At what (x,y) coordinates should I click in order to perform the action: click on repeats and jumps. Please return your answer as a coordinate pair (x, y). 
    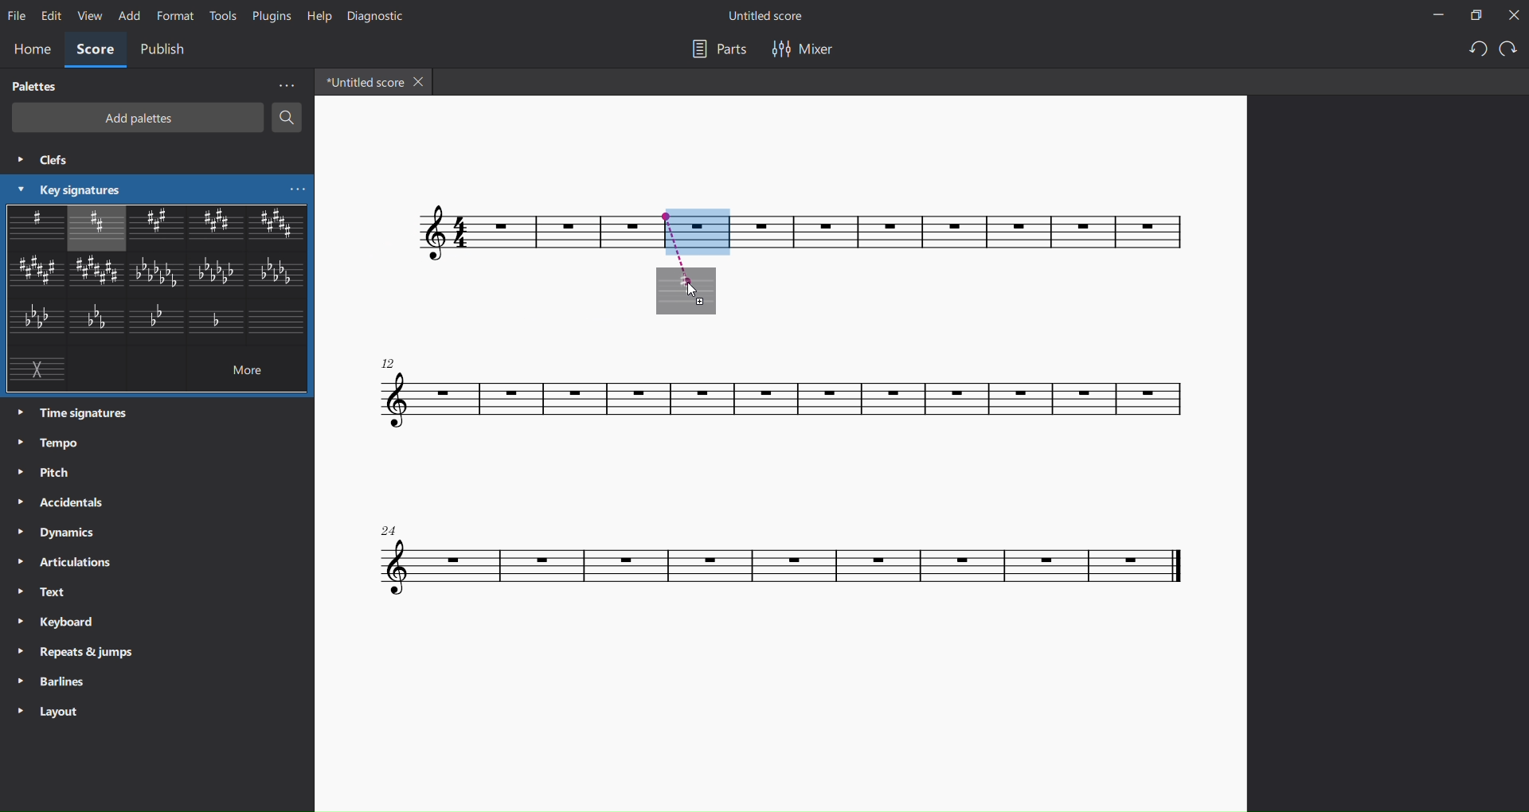
    Looking at the image, I should click on (76, 651).